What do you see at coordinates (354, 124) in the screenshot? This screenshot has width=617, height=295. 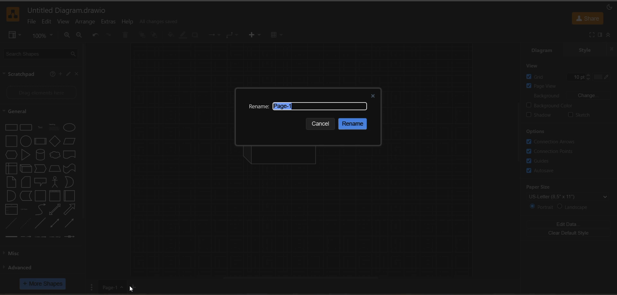 I see `rename` at bounding box center [354, 124].